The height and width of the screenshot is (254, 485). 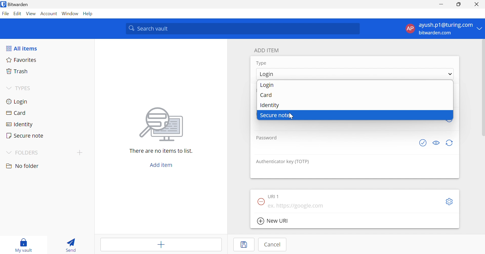 I want to click on Cancel, so click(x=274, y=245).